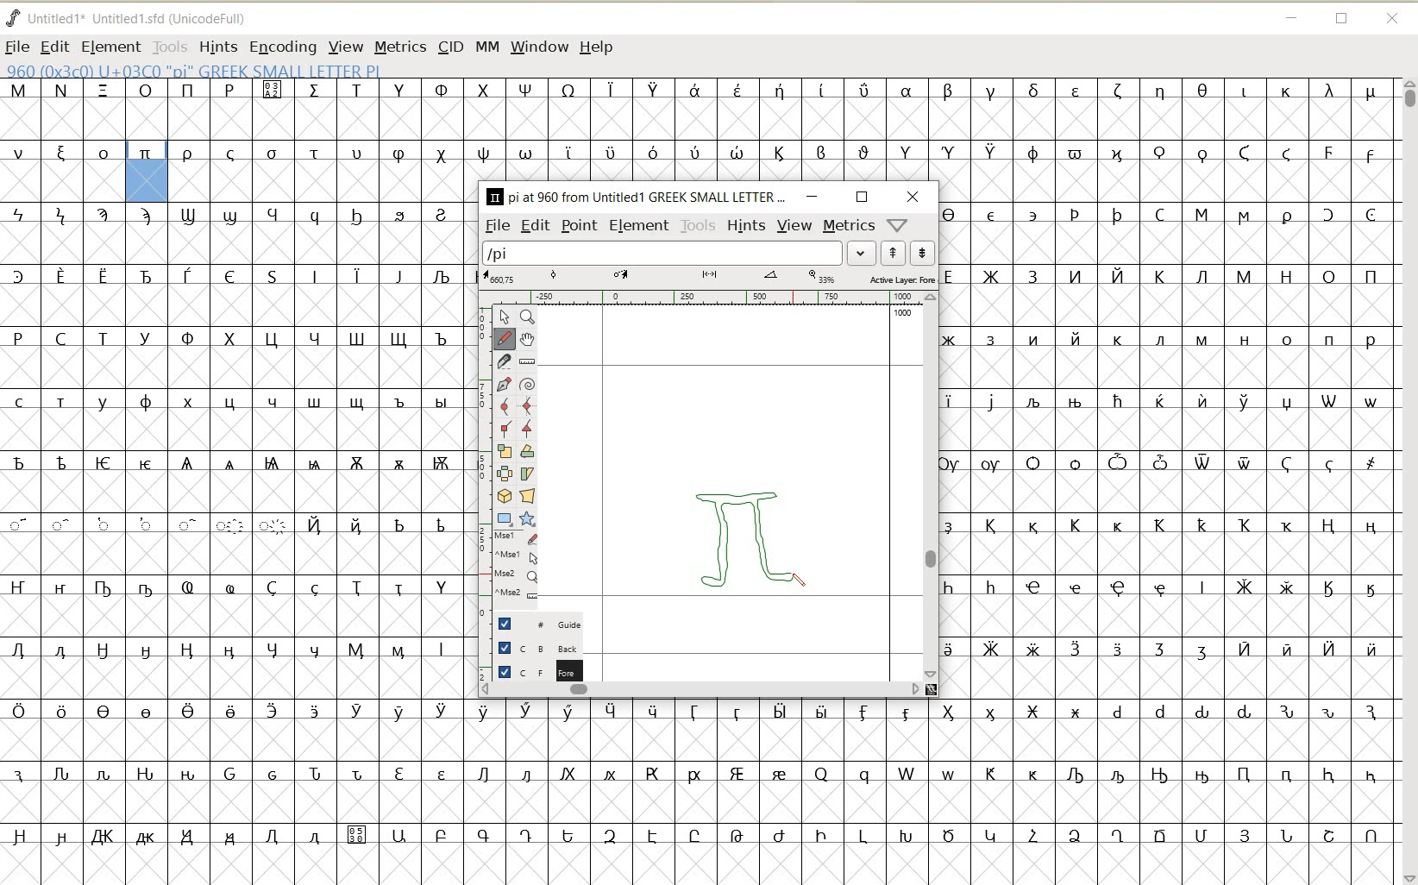  What do you see at coordinates (530, 650) in the screenshot?
I see `BACKGROUND` at bounding box center [530, 650].